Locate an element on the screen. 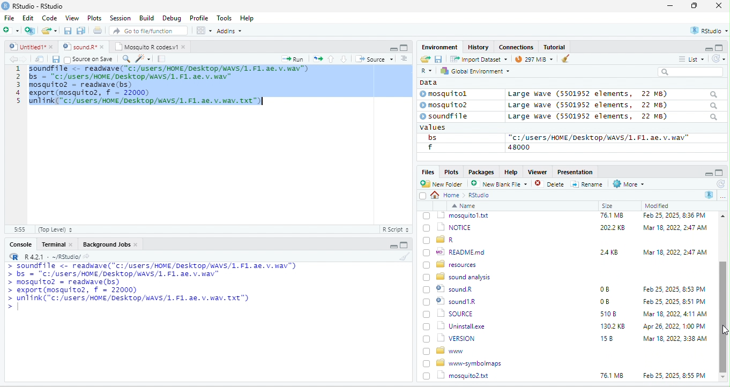  © mosquito? is located at coordinates (447, 104).